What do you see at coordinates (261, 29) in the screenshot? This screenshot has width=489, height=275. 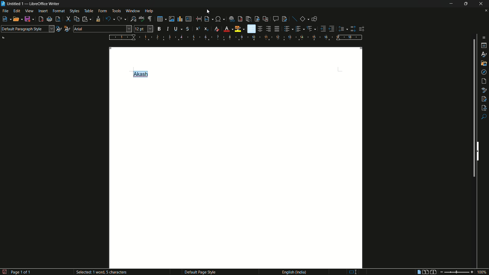 I see `align center` at bounding box center [261, 29].